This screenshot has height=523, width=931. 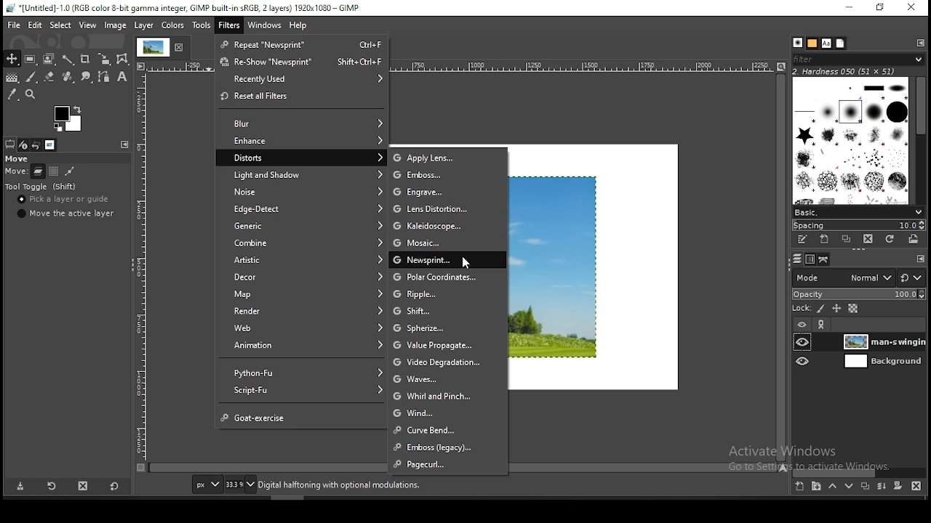 What do you see at coordinates (882, 362) in the screenshot?
I see `layer` at bounding box center [882, 362].